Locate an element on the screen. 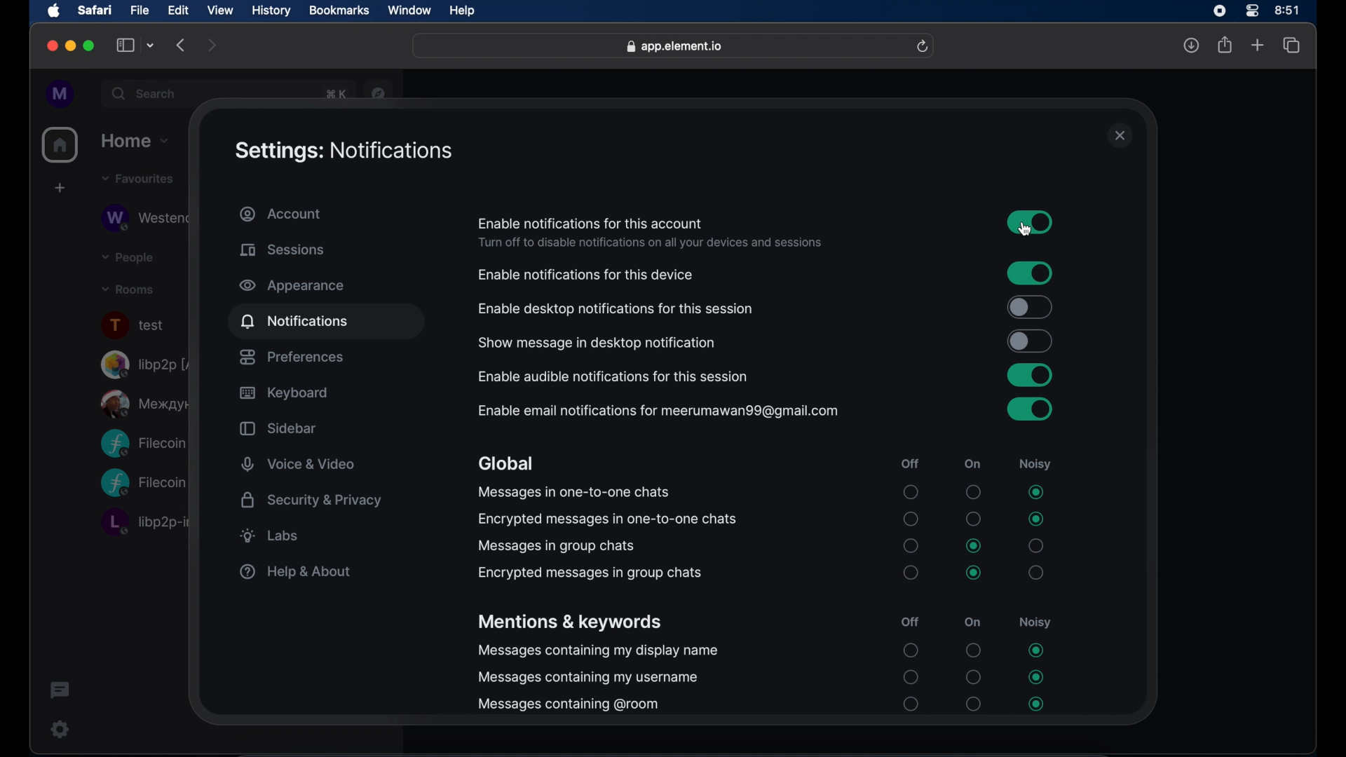 The image size is (1346, 757). messages containing @room is located at coordinates (569, 705).